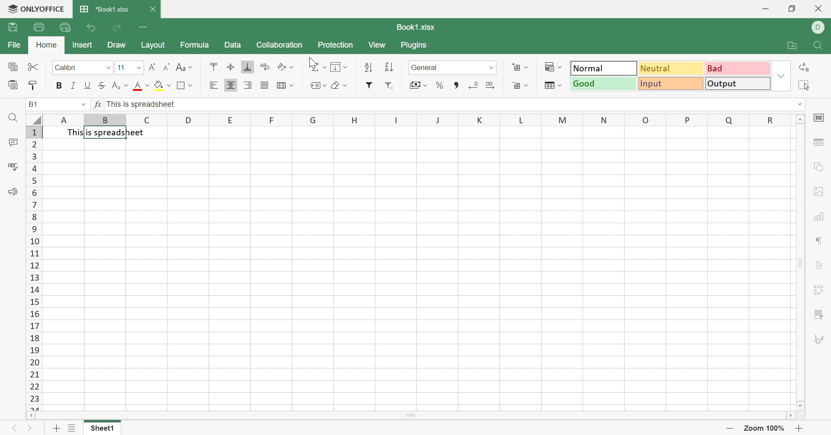 The image size is (831, 435). I want to click on Drop Down, so click(345, 85).